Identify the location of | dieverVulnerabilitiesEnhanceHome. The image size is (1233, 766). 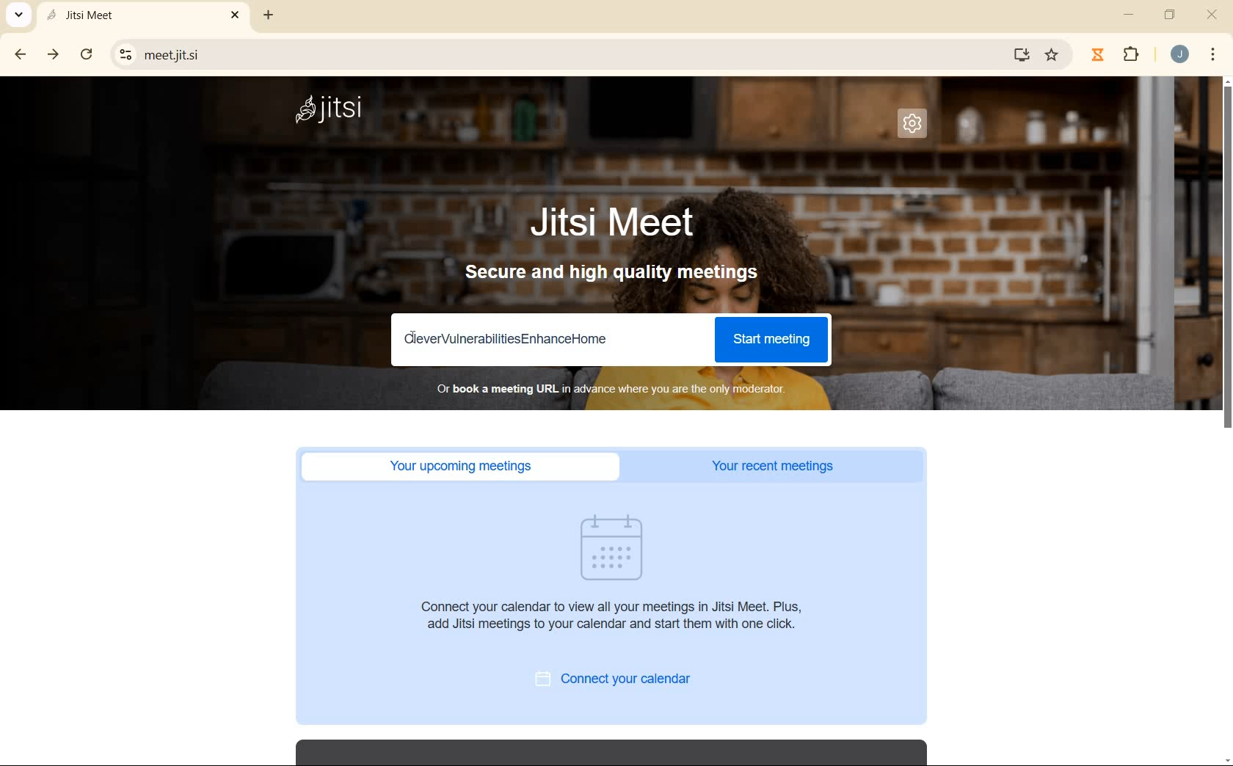
(525, 340).